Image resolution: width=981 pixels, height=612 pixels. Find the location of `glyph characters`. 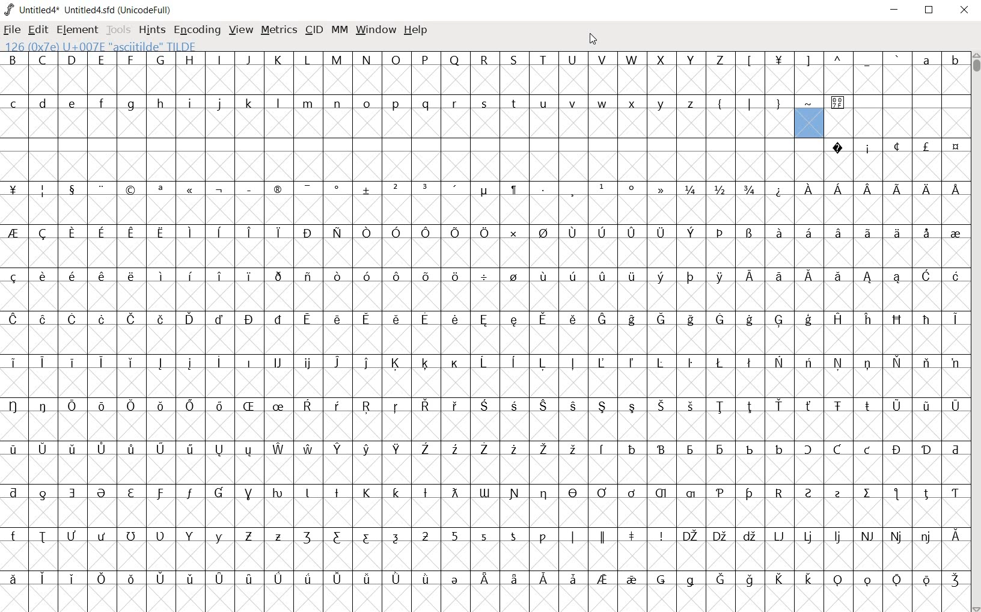

glyph characters is located at coordinates (393, 328).